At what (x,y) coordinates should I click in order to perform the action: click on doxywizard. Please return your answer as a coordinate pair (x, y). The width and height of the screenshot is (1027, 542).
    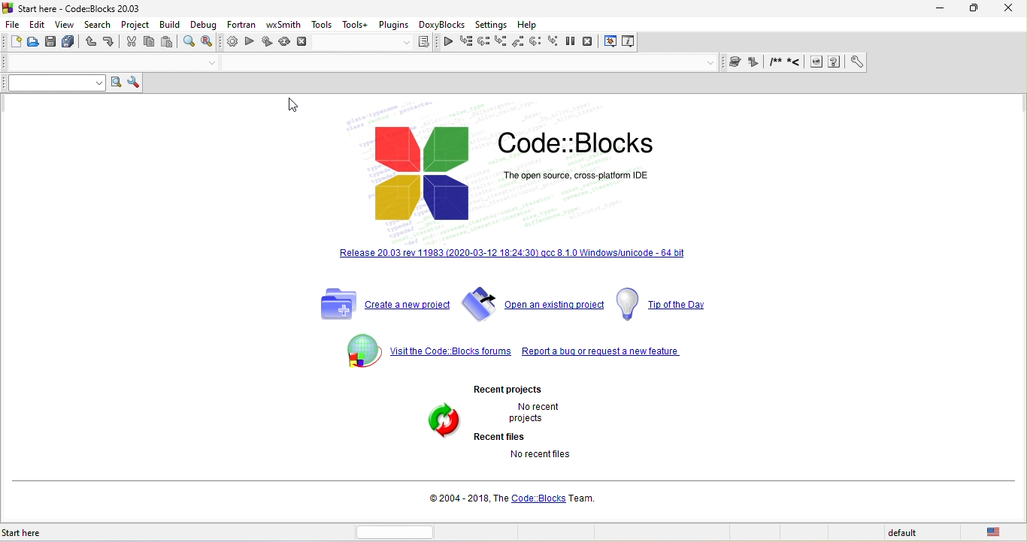
    Looking at the image, I should click on (854, 61).